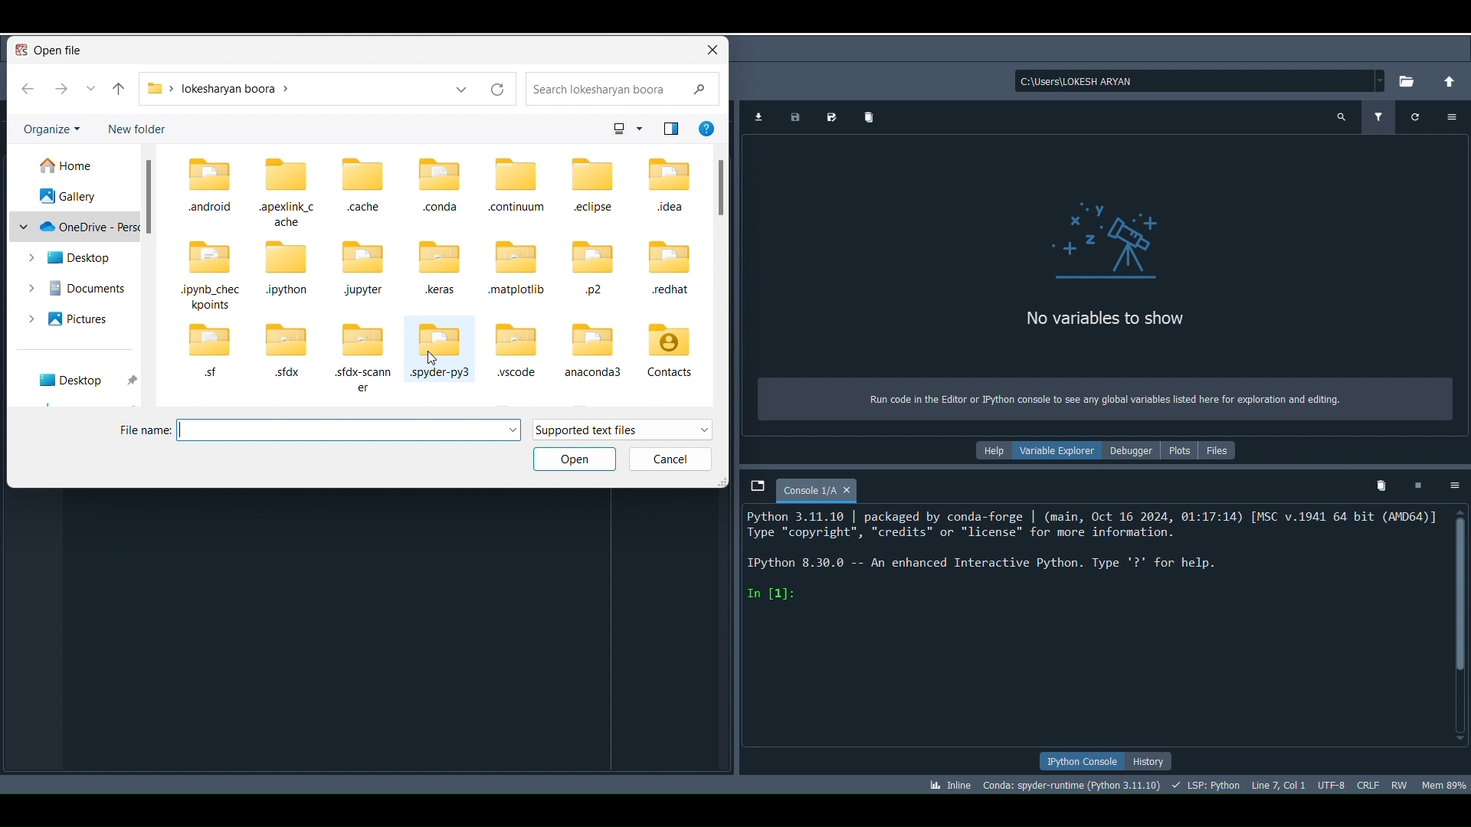 This screenshot has height=827, width=1471. Describe the element at coordinates (211, 348) in the screenshot. I see `Folder` at that location.